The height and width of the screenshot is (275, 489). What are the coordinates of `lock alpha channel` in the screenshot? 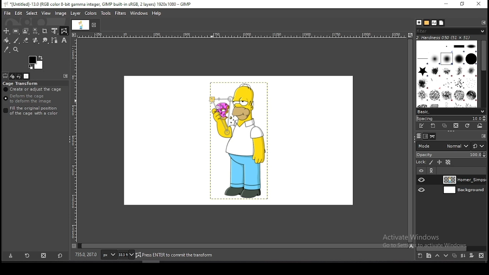 It's located at (448, 163).